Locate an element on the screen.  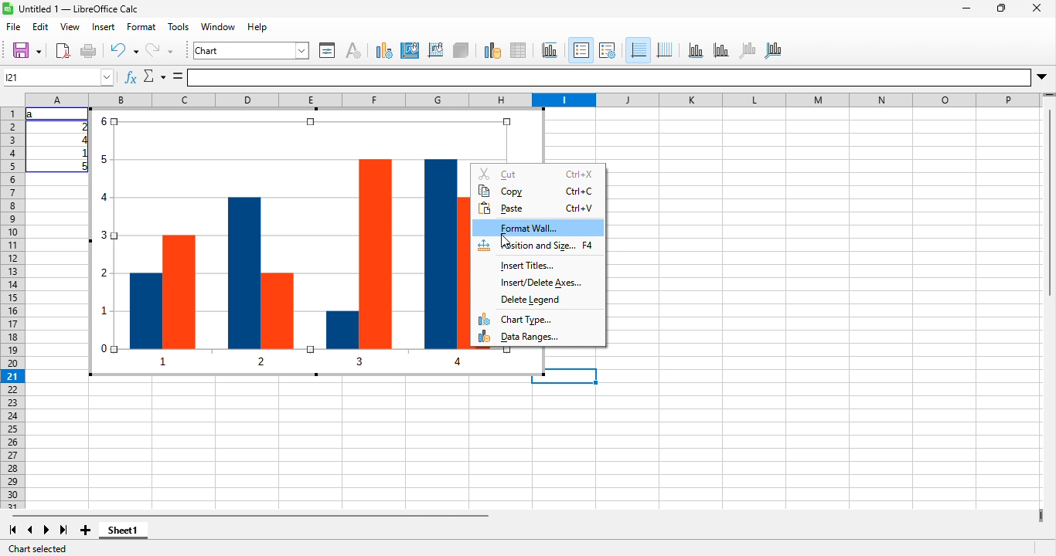
all axes is located at coordinates (772, 52).